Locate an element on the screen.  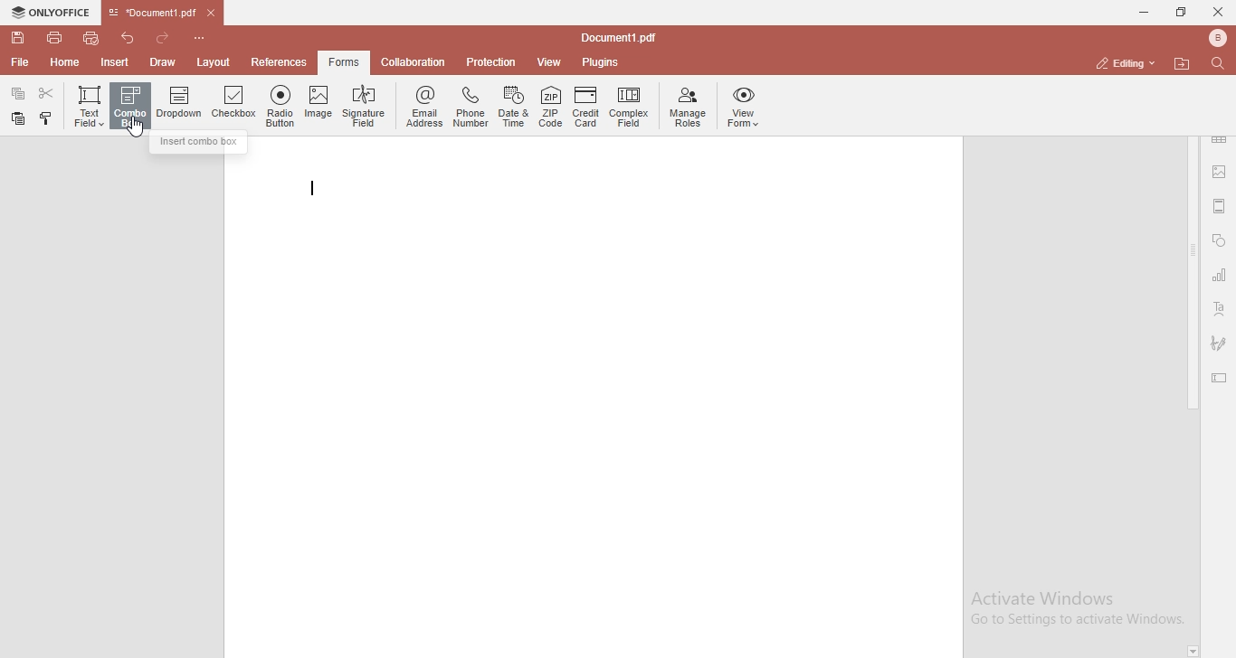
table is located at coordinates (1220, 142).